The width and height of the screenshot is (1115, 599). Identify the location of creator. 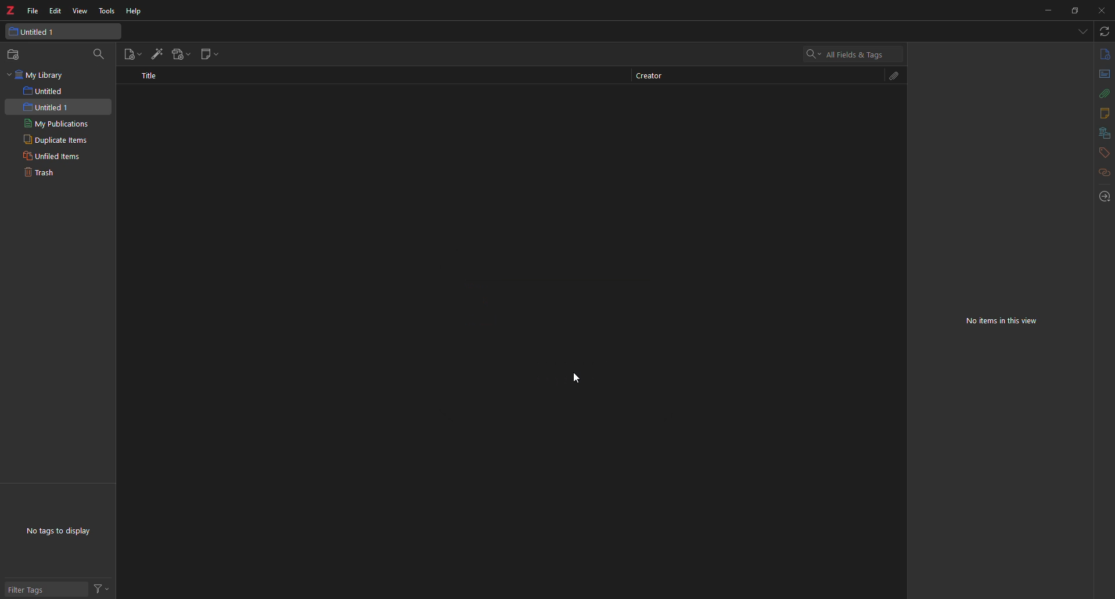
(648, 75).